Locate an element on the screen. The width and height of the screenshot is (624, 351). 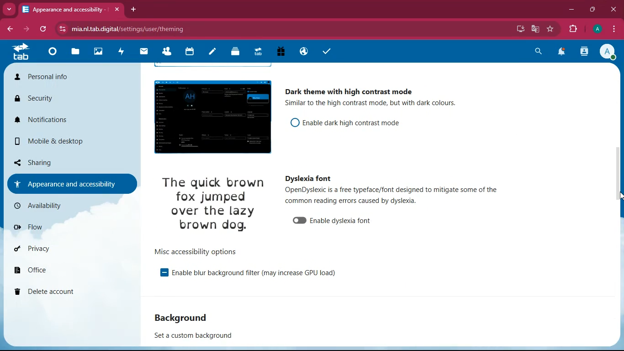
friends is located at coordinates (169, 51).